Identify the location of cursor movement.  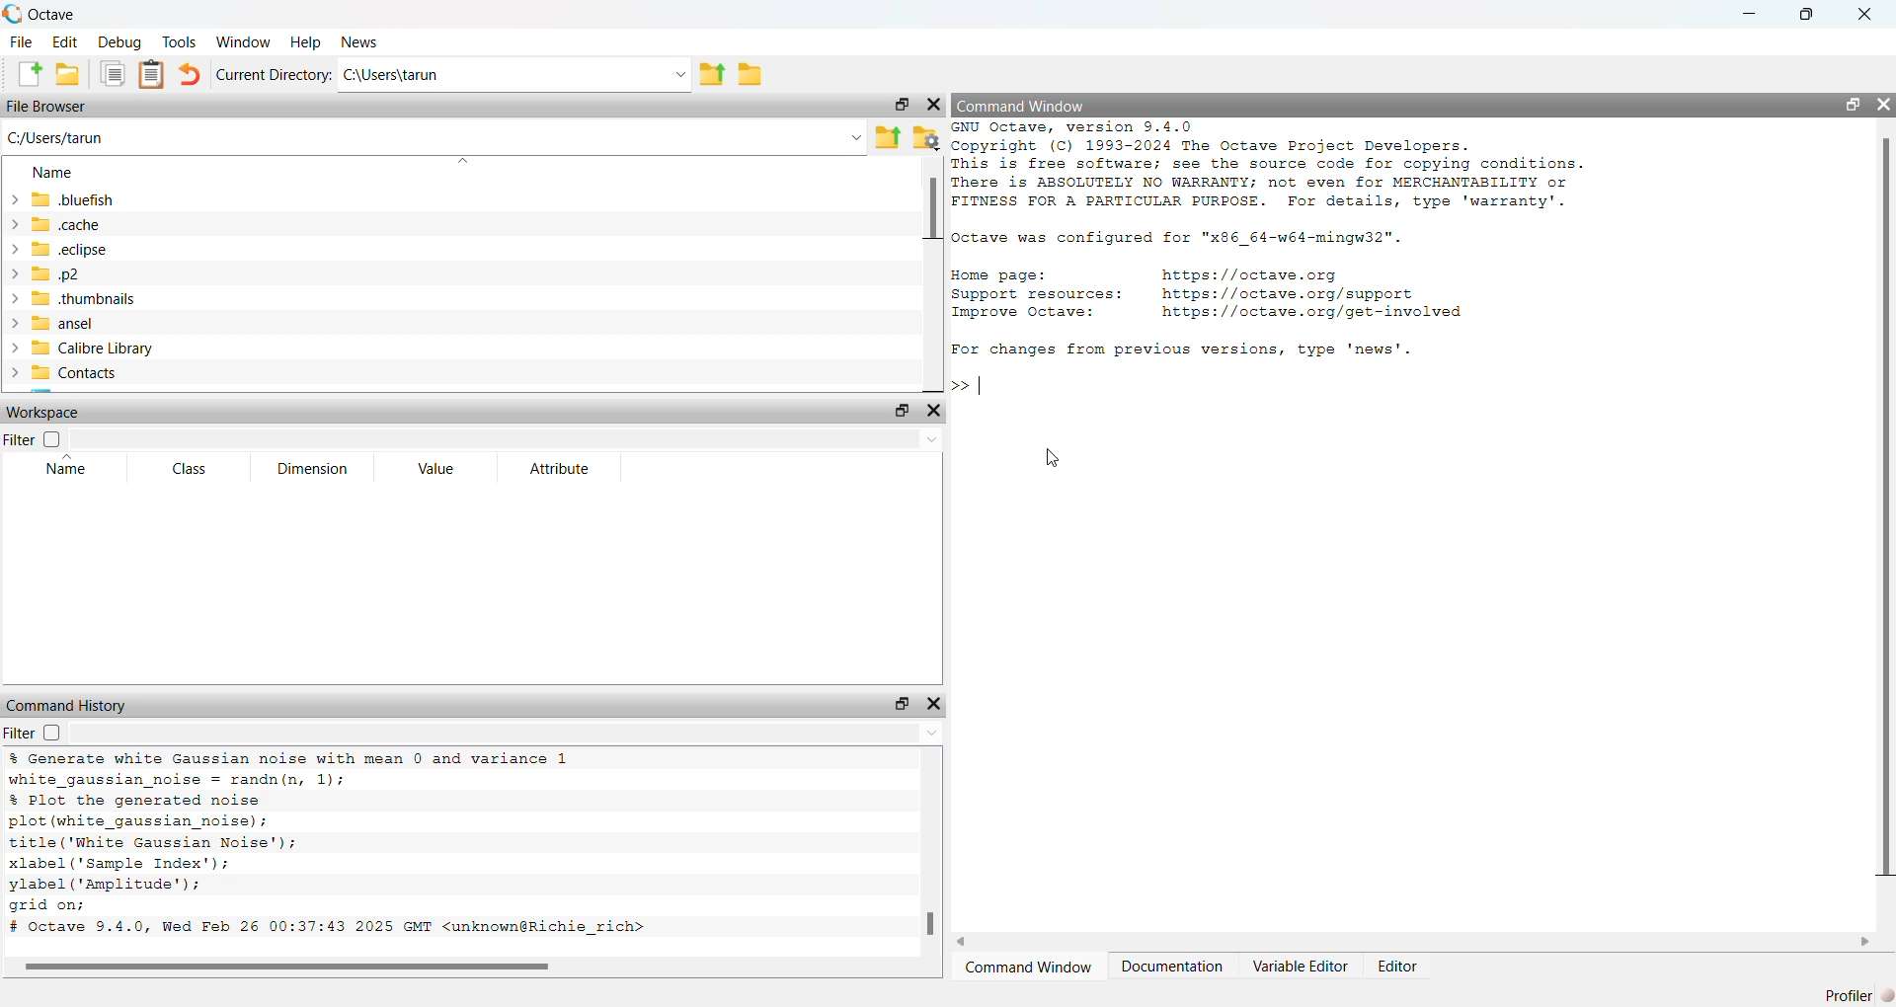
(1047, 460).